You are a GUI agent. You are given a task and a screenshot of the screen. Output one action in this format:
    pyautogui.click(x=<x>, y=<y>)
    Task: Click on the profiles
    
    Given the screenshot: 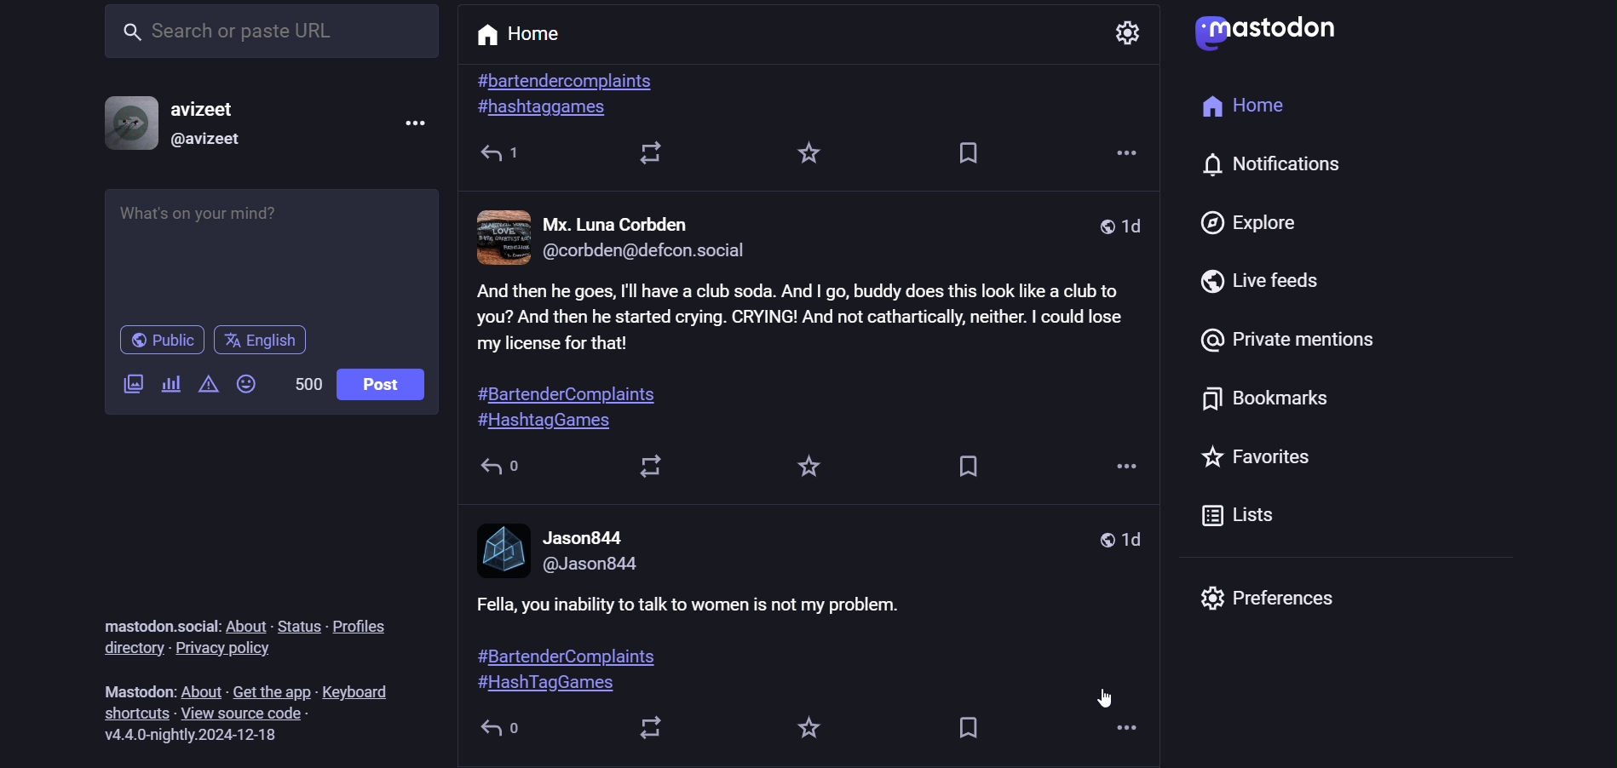 What is the action you would take?
    pyautogui.click(x=365, y=626)
    